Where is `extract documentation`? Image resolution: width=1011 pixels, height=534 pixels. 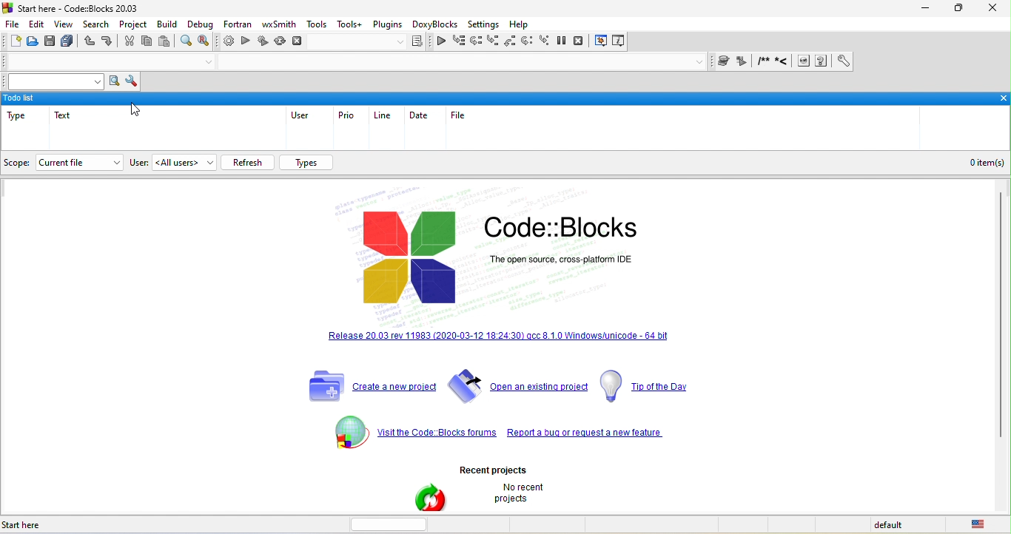 extract documentation is located at coordinates (743, 62).